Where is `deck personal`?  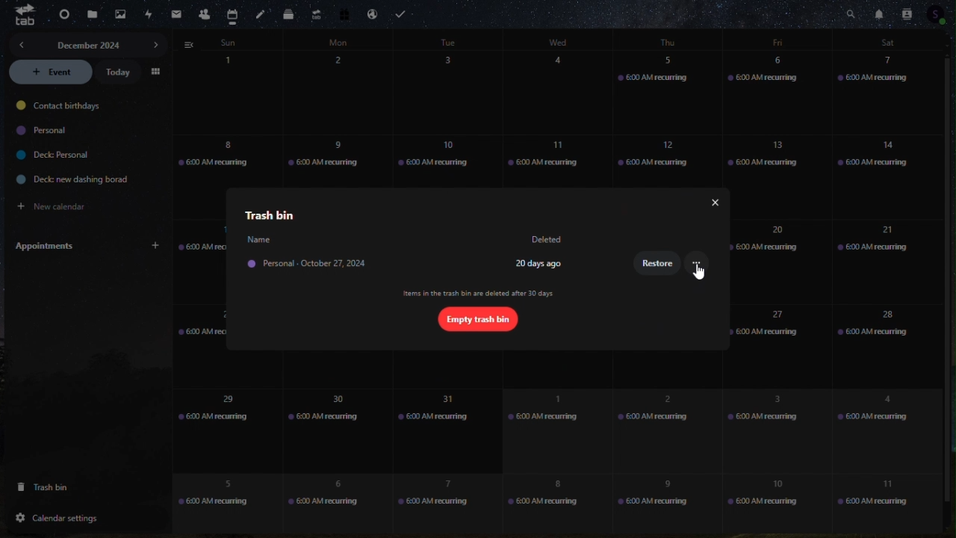
deck personal is located at coordinates (52, 155).